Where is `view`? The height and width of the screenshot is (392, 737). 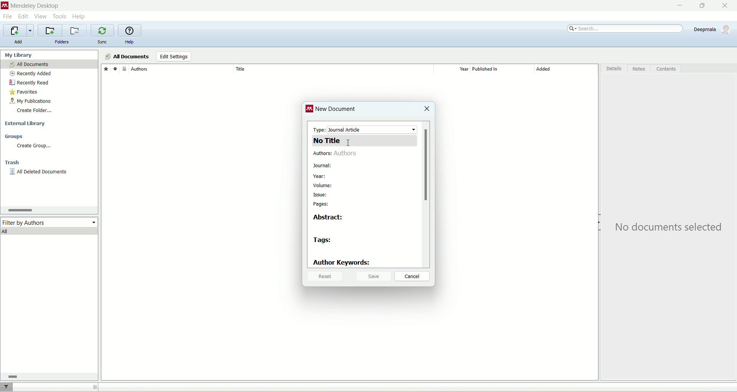
view is located at coordinates (41, 16).